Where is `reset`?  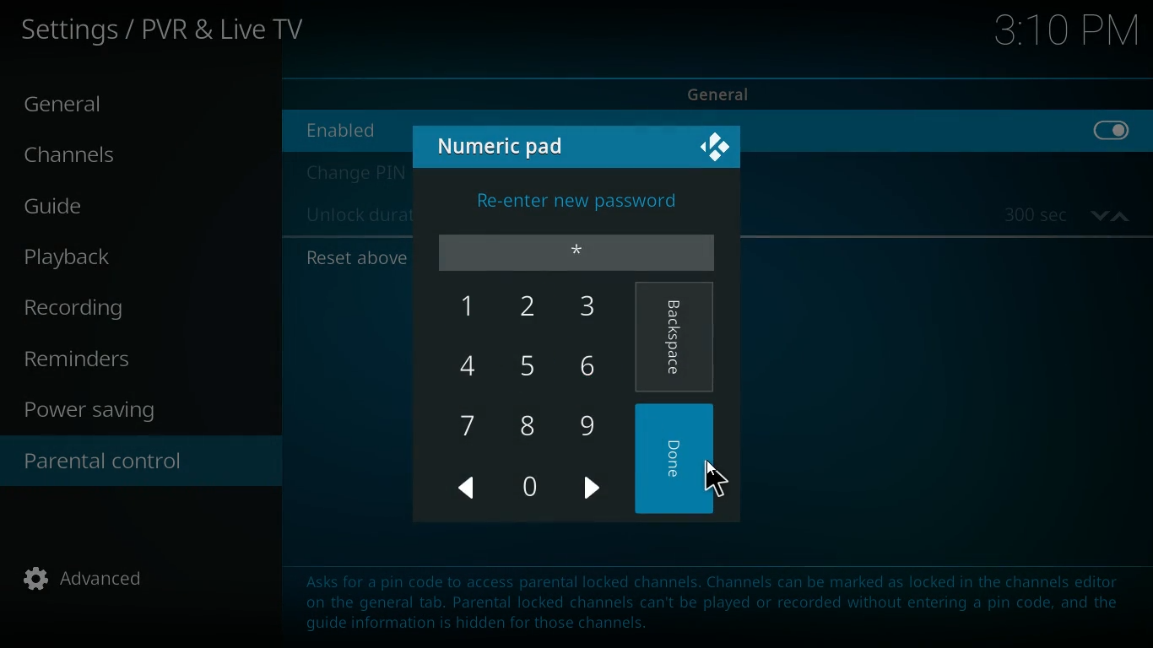 reset is located at coordinates (354, 258).